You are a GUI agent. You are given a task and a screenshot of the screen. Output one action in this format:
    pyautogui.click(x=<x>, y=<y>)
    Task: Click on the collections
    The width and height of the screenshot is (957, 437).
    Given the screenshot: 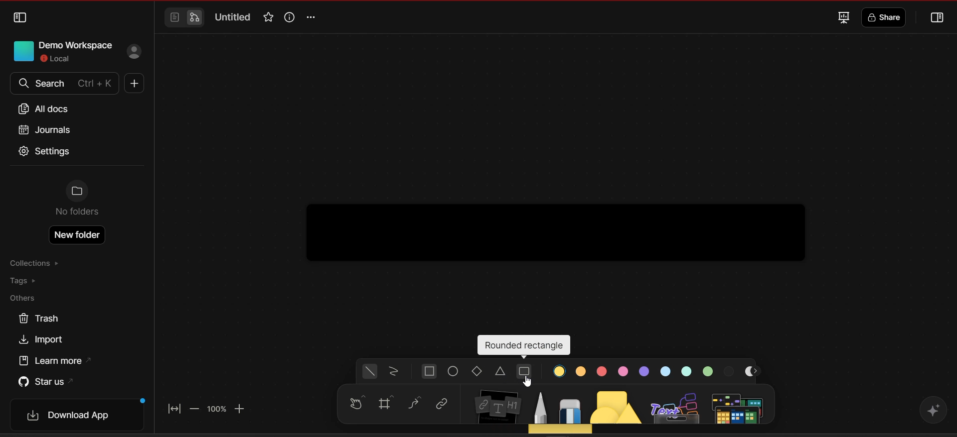 What is the action you would take?
    pyautogui.click(x=36, y=264)
    